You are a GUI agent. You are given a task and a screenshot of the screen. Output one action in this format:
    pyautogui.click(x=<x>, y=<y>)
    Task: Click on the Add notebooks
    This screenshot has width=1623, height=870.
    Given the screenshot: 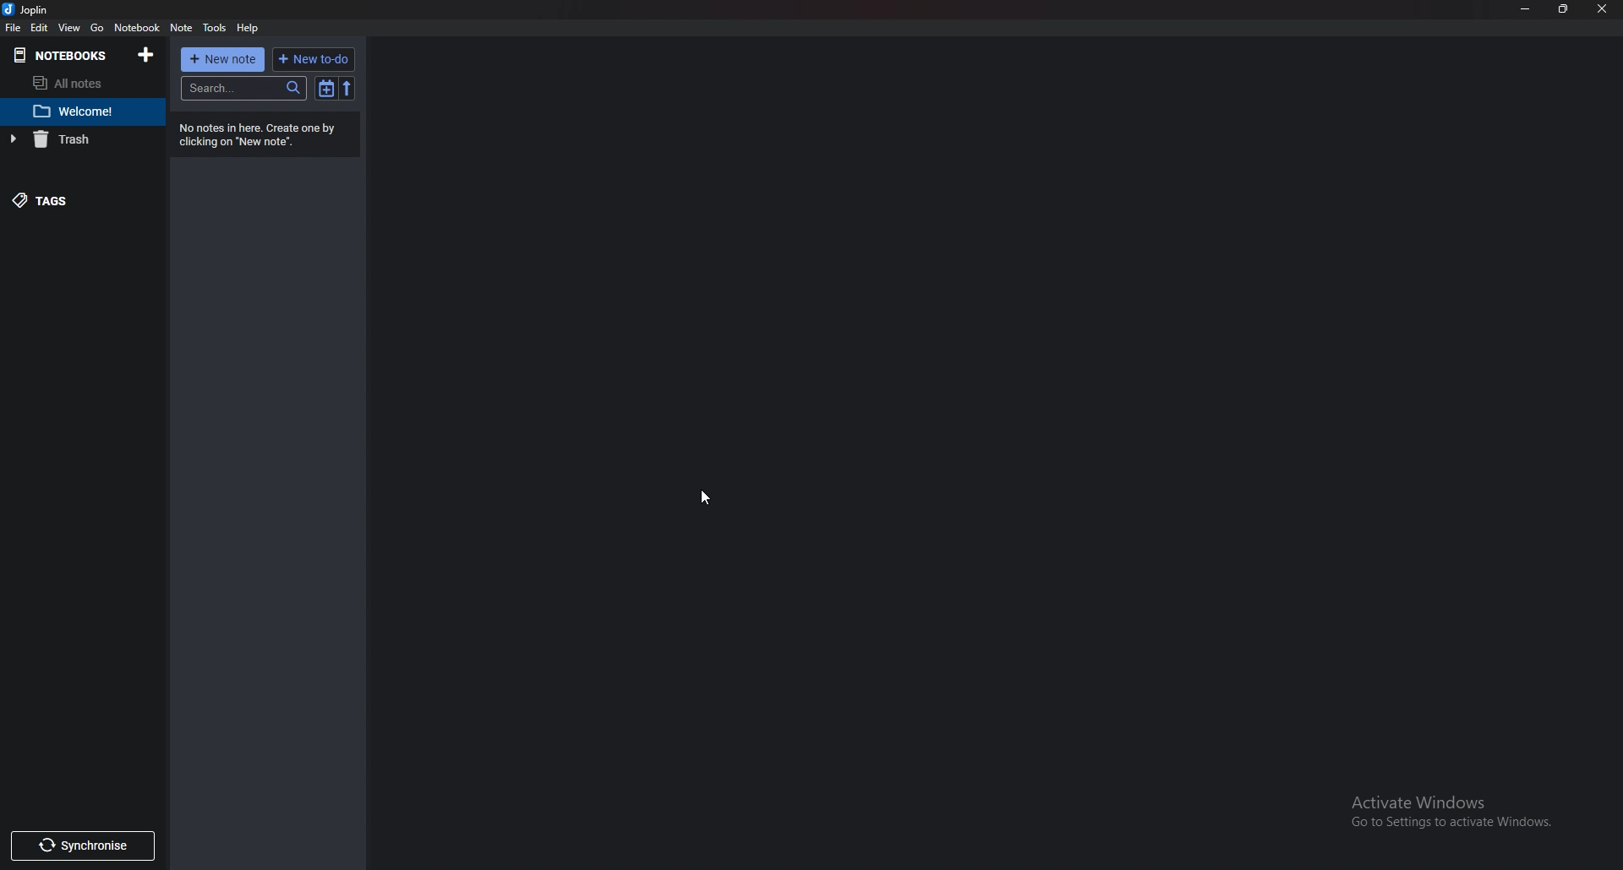 What is the action you would take?
    pyautogui.click(x=146, y=55)
    